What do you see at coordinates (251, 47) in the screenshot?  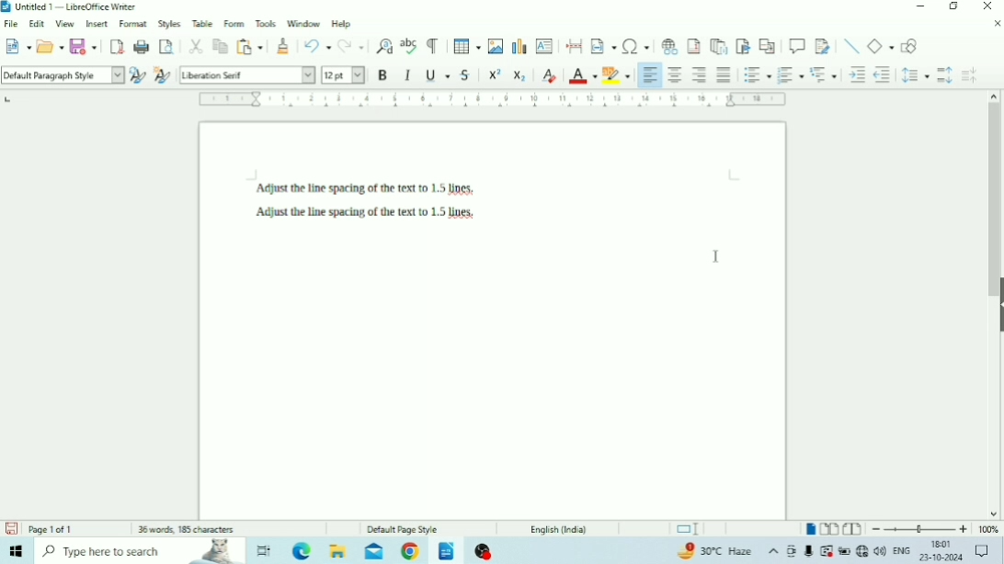 I see `Paste` at bounding box center [251, 47].